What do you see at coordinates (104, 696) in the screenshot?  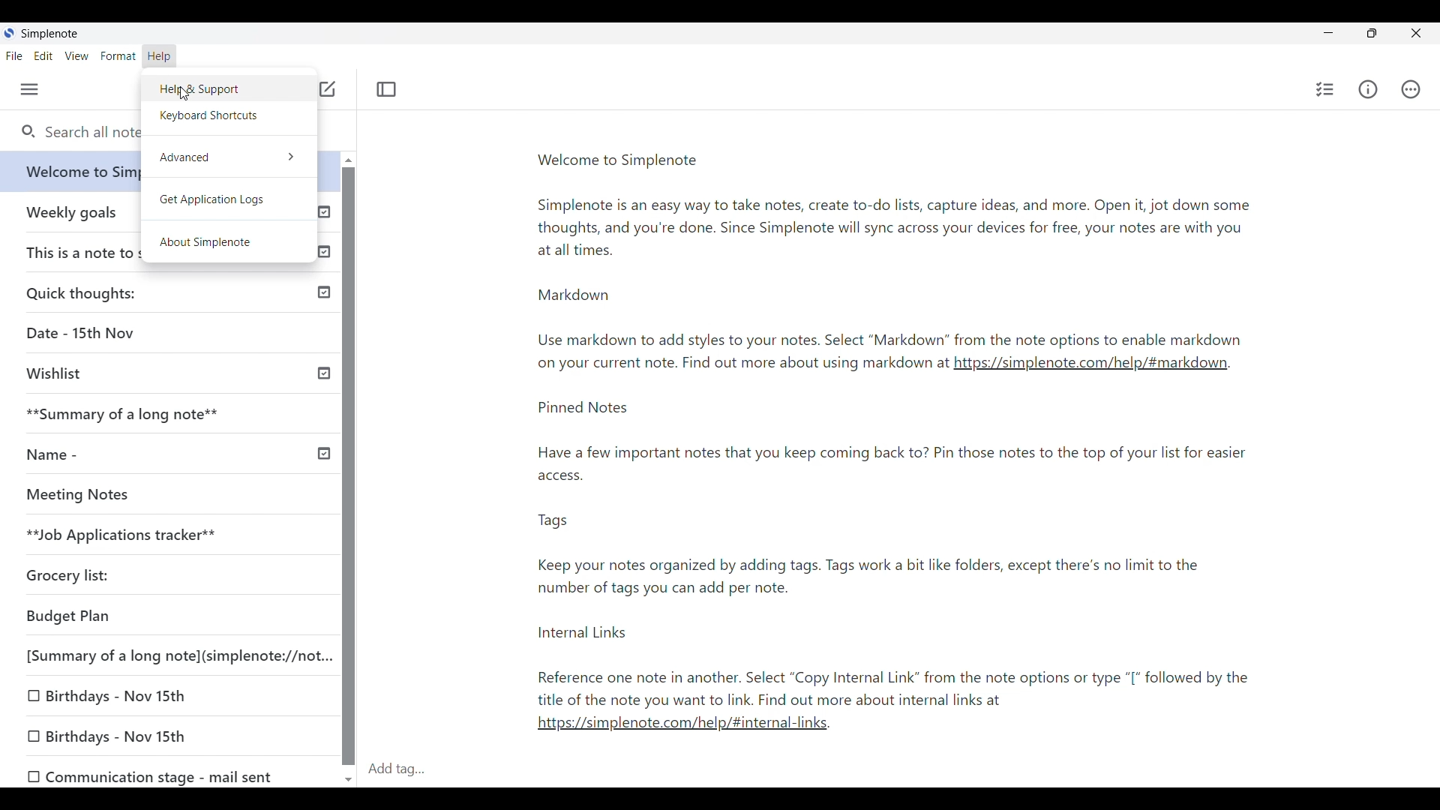 I see `0 Birthdays - Nov 15th` at bounding box center [104, 696].